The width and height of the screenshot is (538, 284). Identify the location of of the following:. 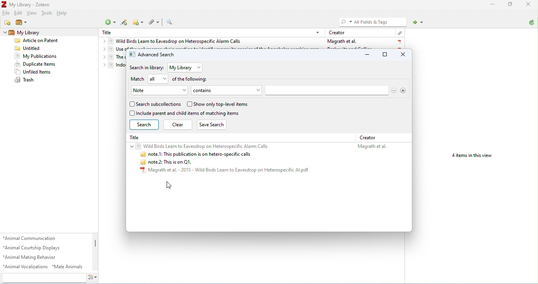
(191, 79).